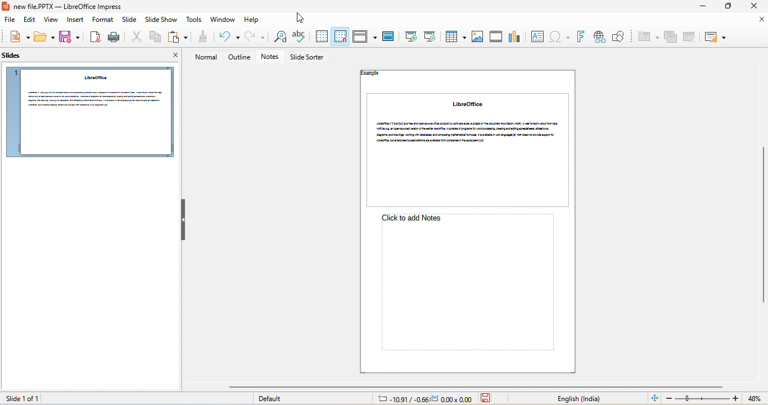 The height and width of the screenshot is (405, 768). Describe the element at coordinates (309, 58) in the screenshot. I see `slide sorter` at that location.